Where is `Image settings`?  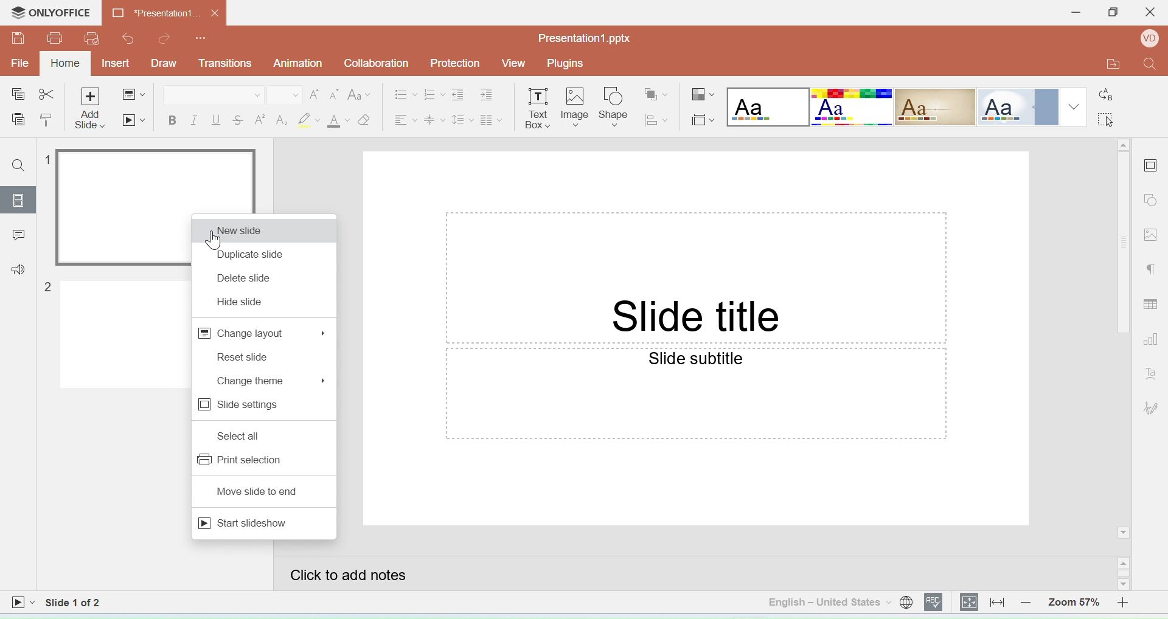
Image settings is located at coordinates (1153, 233).